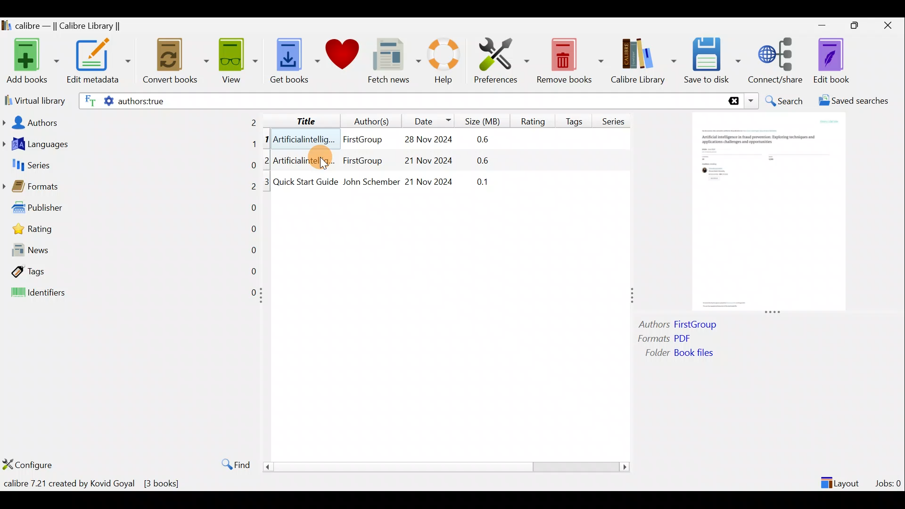 Image resolution: width=905 pixels, height=509 pixels. I want to click on View, so click(237, 60).